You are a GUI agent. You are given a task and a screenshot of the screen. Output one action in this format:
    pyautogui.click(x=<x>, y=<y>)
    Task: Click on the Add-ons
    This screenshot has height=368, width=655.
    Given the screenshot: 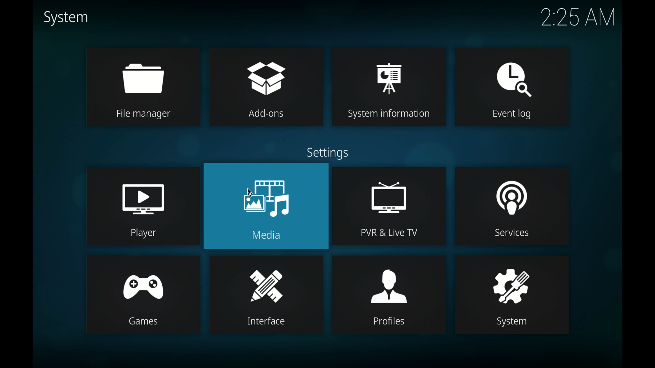 What is the action you would take?
    pyautogui.click(x=264, y=114)
    